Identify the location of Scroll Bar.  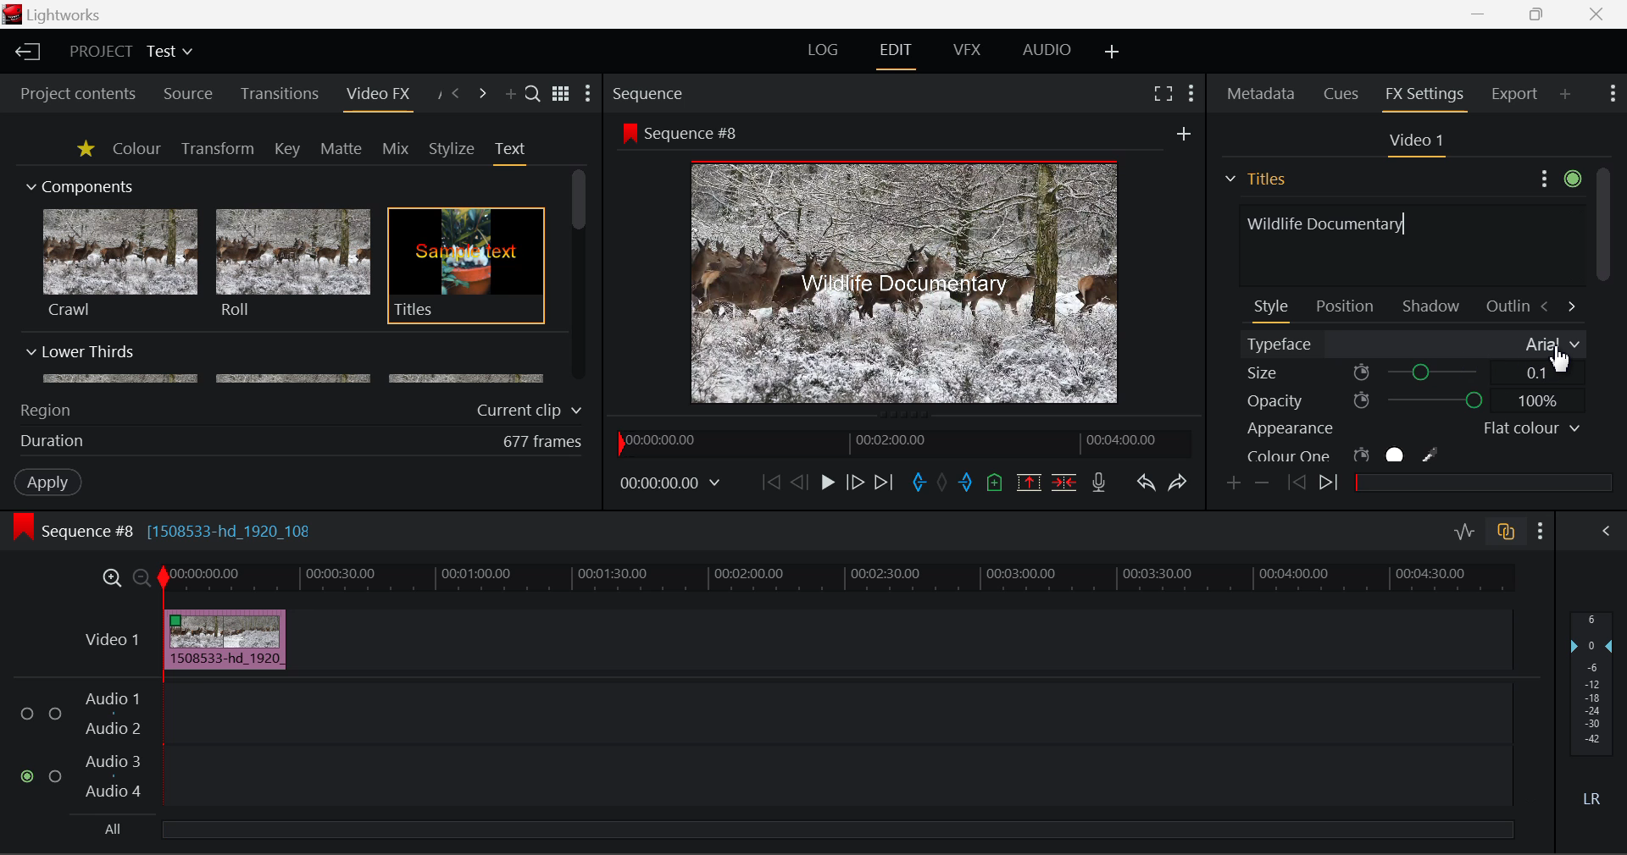
(580, 277).